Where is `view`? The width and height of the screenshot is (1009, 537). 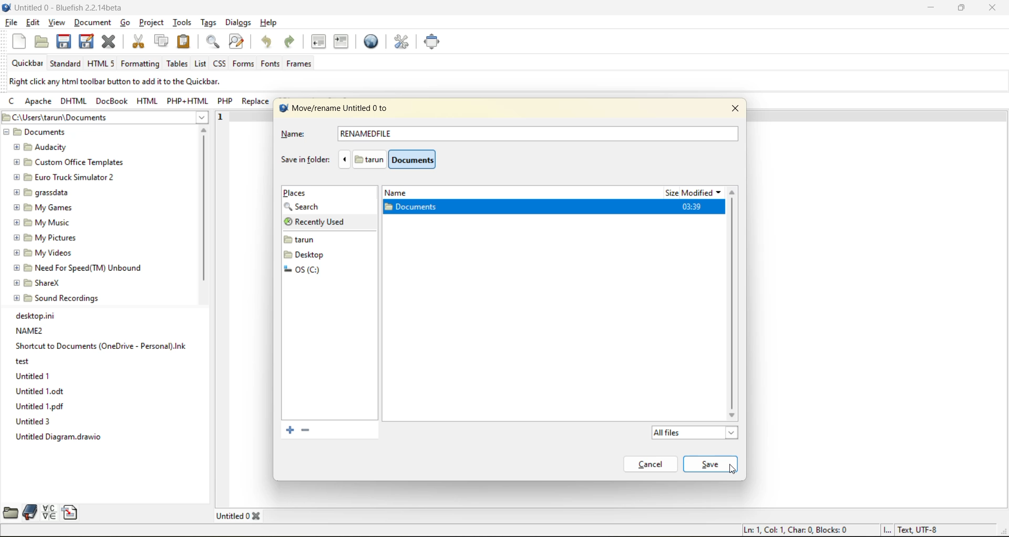
view is located at coordinates (55, 22).